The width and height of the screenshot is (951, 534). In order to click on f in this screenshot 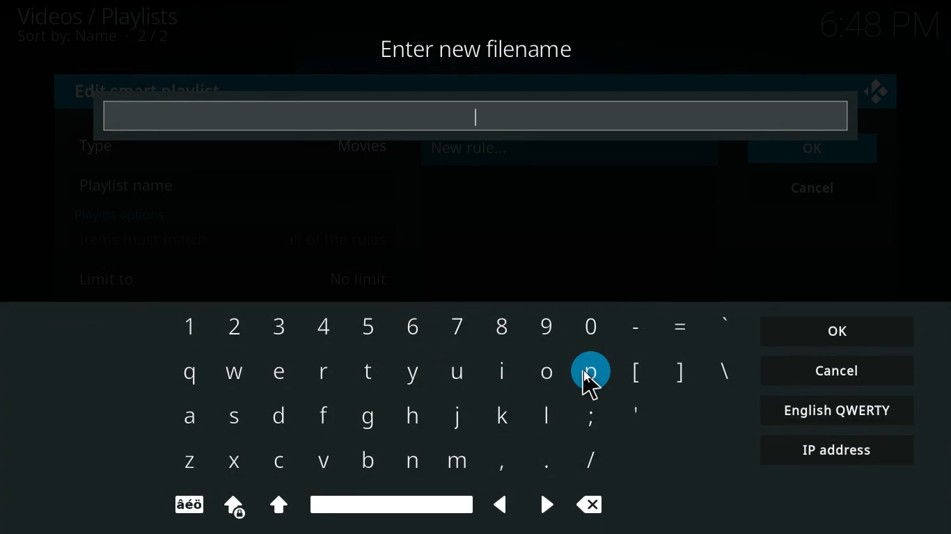, I will do `click(318, 417)`.